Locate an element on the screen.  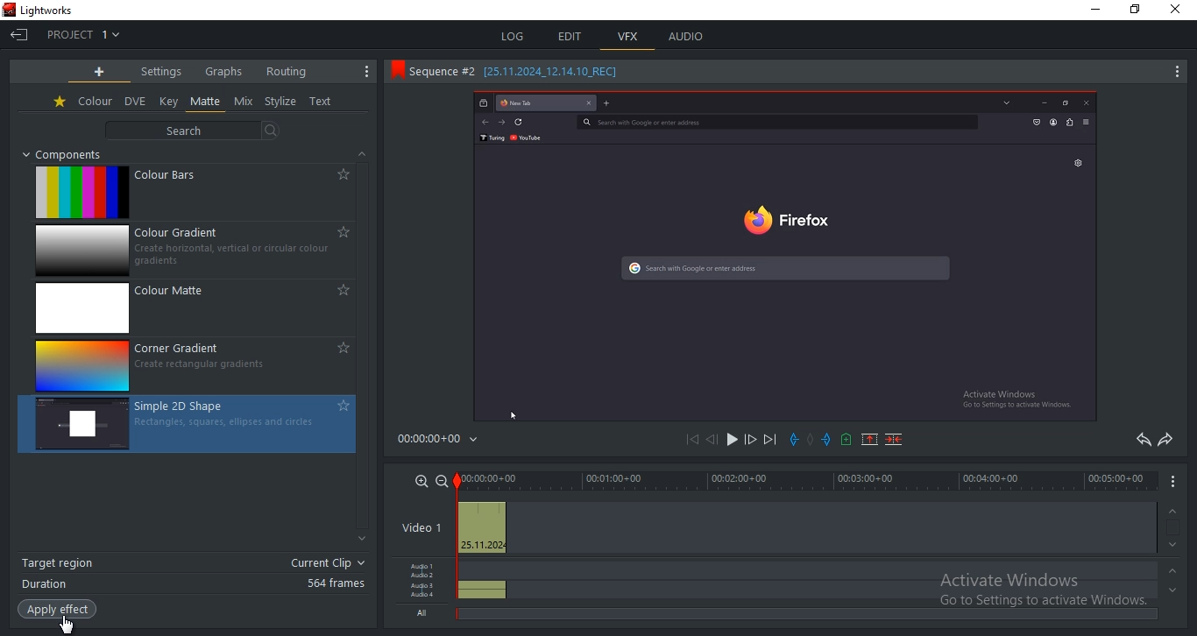
key is located at coordinates (169, 101).